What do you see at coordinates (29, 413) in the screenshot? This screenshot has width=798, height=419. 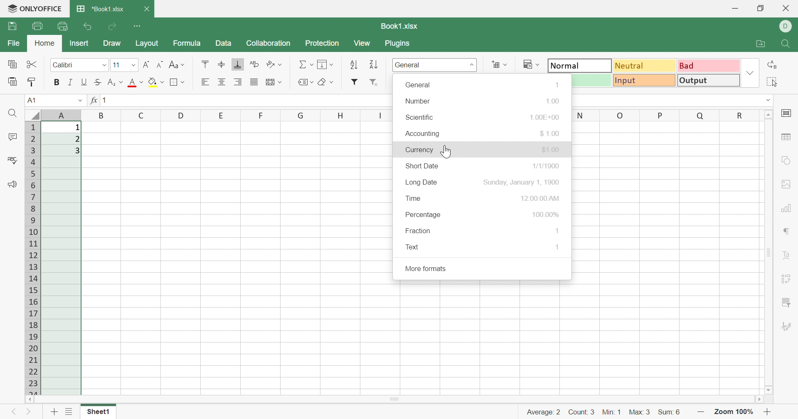 I see `Next` at bounding box center [29, 413].